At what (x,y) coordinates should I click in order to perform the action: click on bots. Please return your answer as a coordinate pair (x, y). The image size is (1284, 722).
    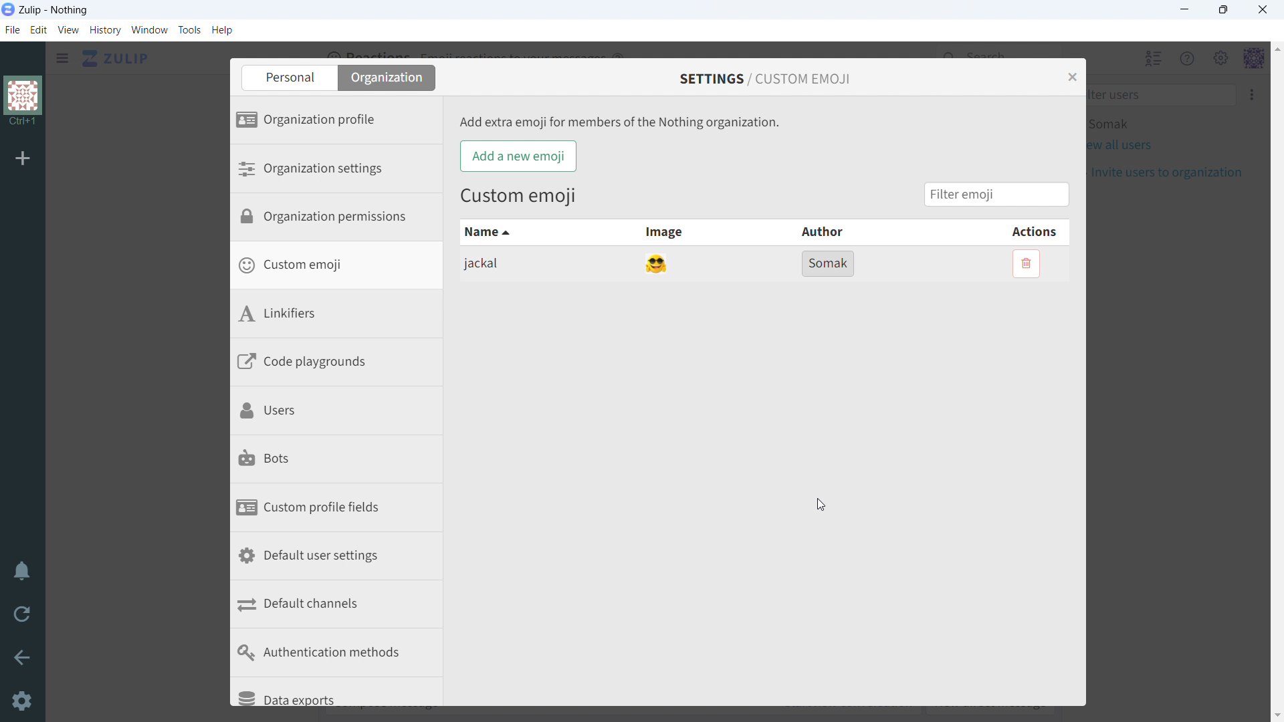
    Looking at the image, I should click on (344, 461).